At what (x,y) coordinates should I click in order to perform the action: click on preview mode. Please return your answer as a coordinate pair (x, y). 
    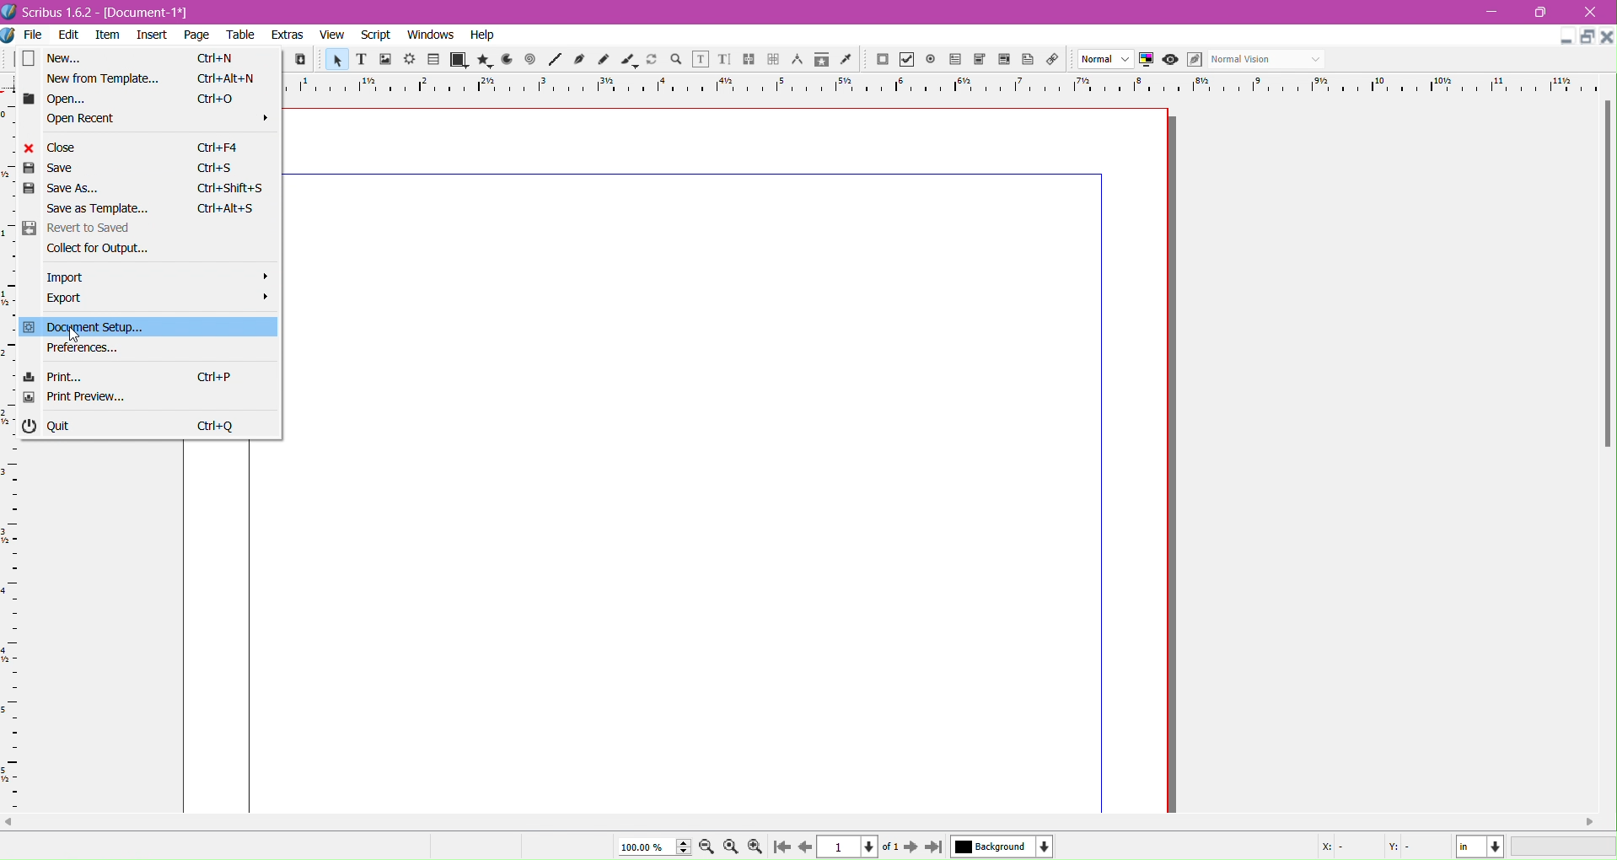
    Looking at the image, I should click on (1168, 60).